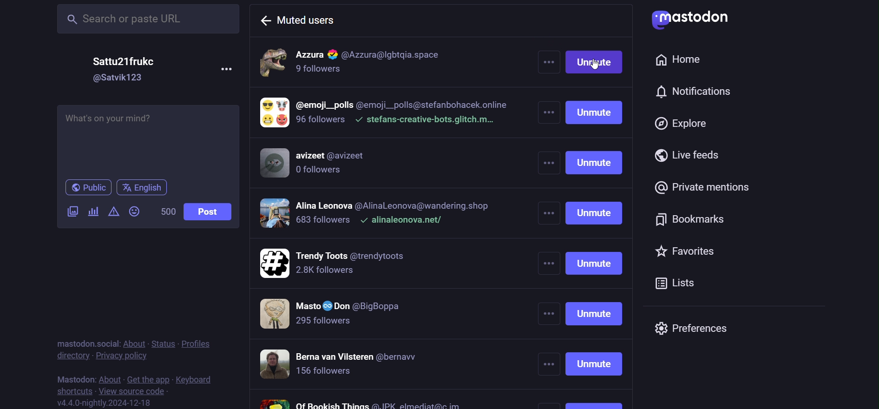 This screenshot has height=409, width=879. Describe the element at coordinates (167, 211) in the screenshot. I see `word limit` at that location.